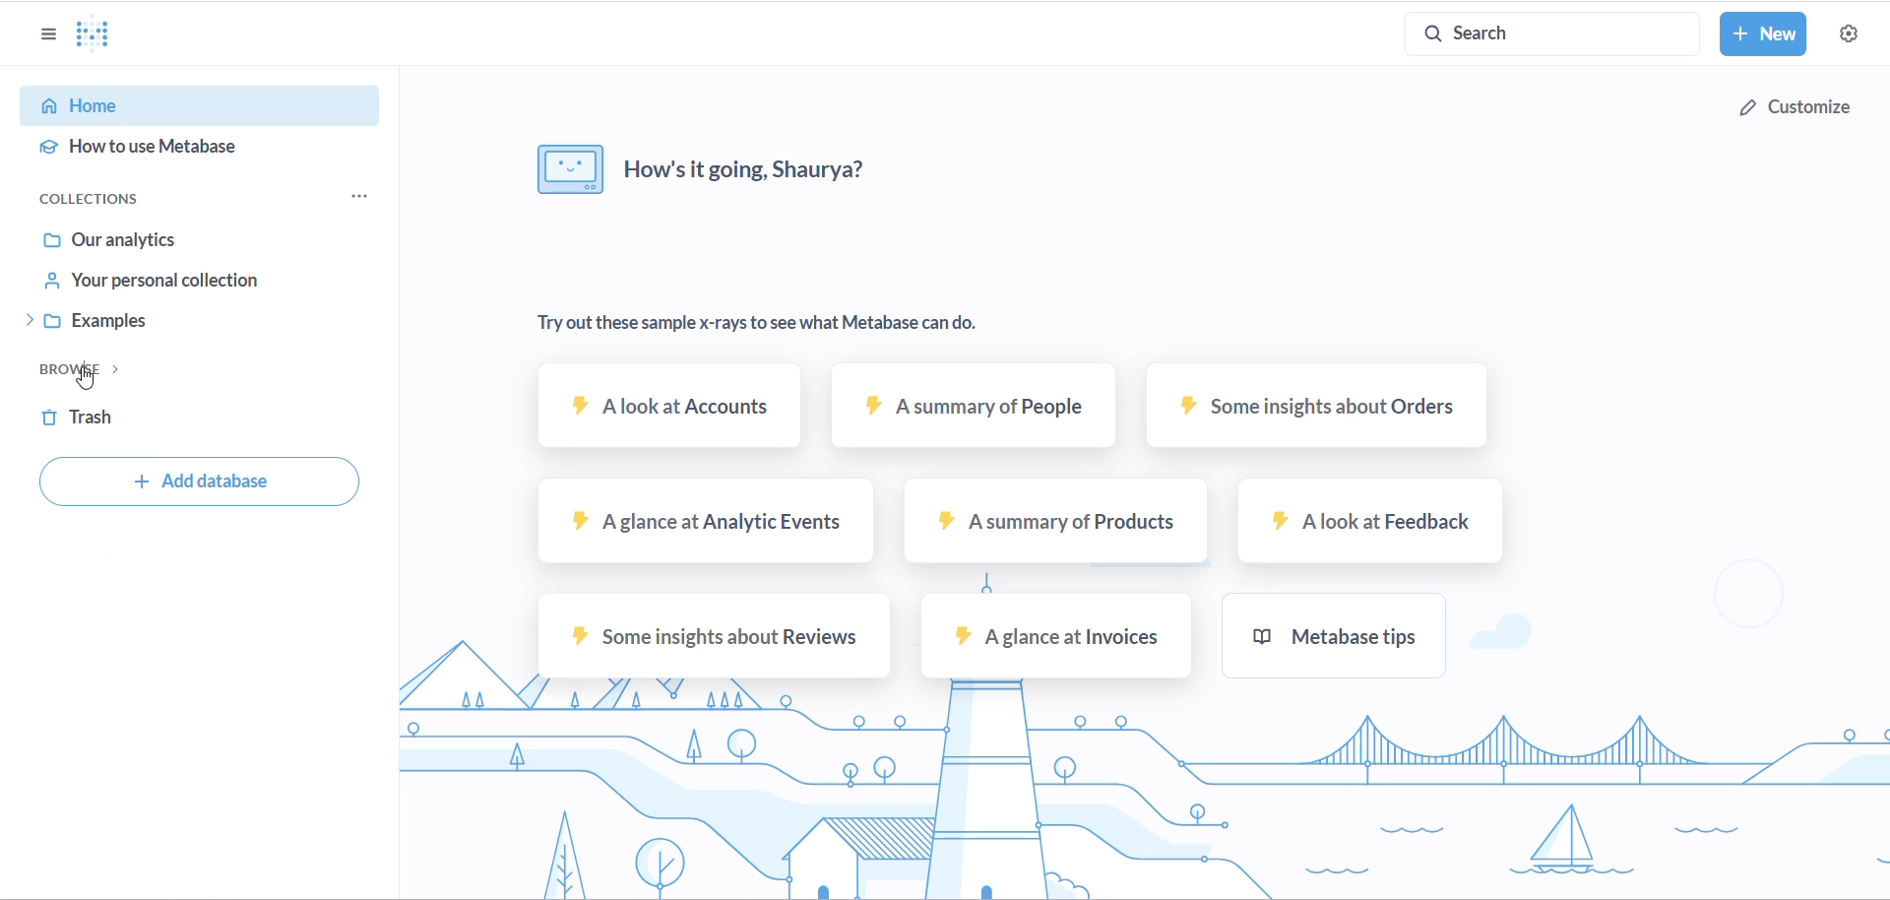 The image size is (1890, 900). I want to click on how's it going, Shaurya?, so click(734, 172).